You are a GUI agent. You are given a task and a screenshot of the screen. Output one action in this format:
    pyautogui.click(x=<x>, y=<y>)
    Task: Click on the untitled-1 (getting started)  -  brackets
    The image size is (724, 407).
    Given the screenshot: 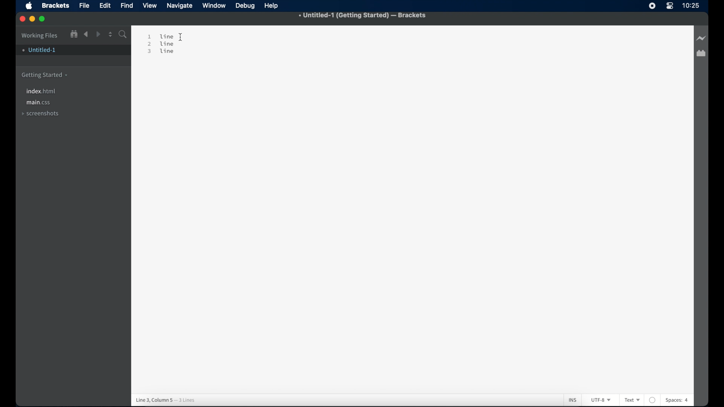 What is the action you would take?
    pyautogui.click(x=363, y=15)
    